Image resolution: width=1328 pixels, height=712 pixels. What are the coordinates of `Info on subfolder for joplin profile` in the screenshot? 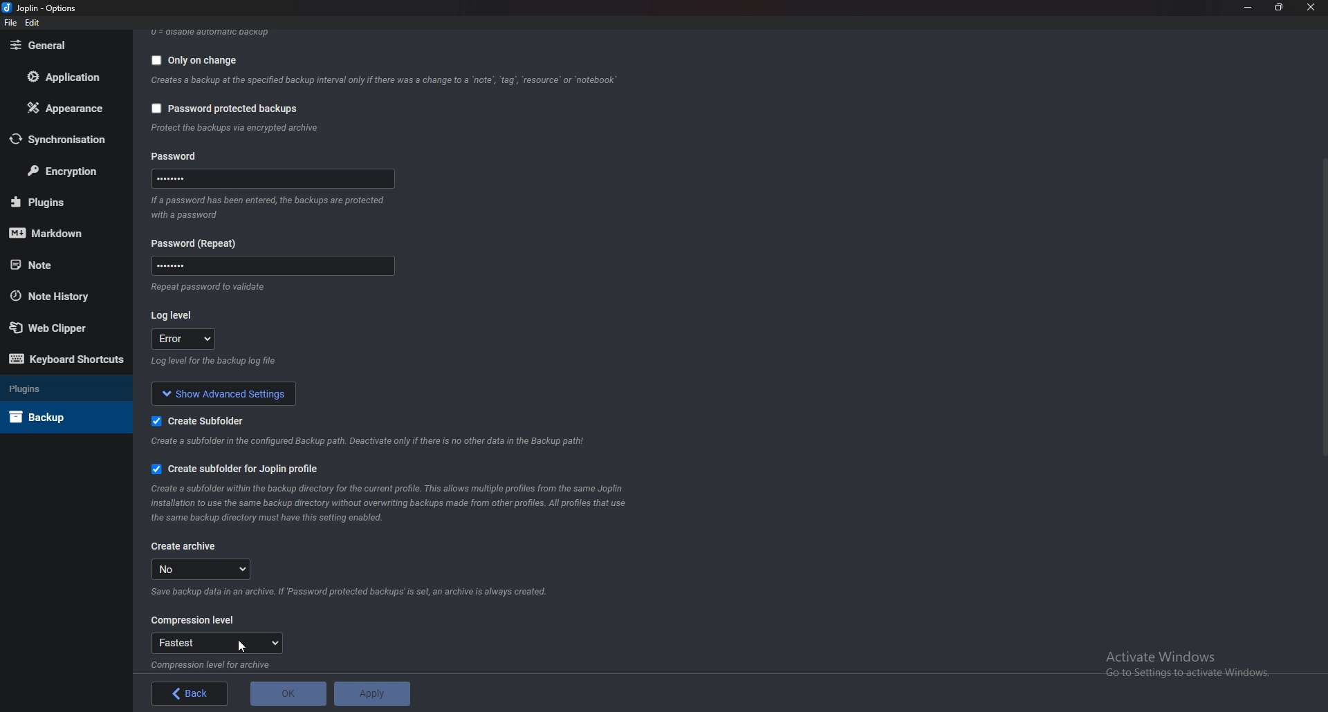 It's located at (392, 505).